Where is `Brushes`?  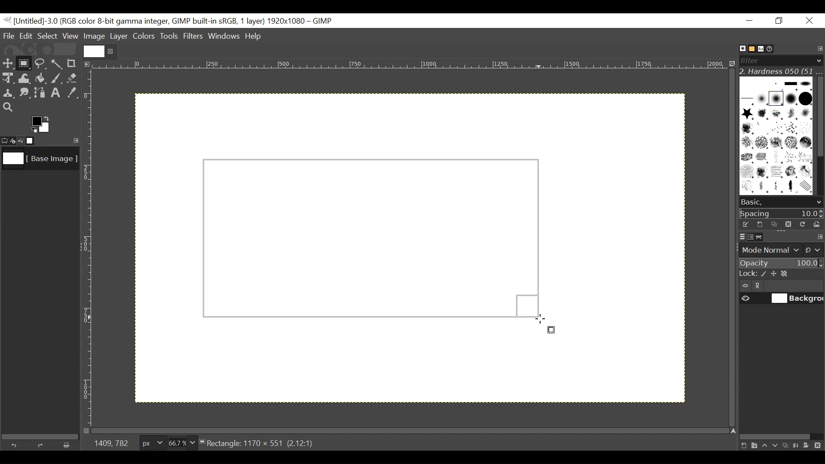
Brushes is located at coordinates (738, 49).